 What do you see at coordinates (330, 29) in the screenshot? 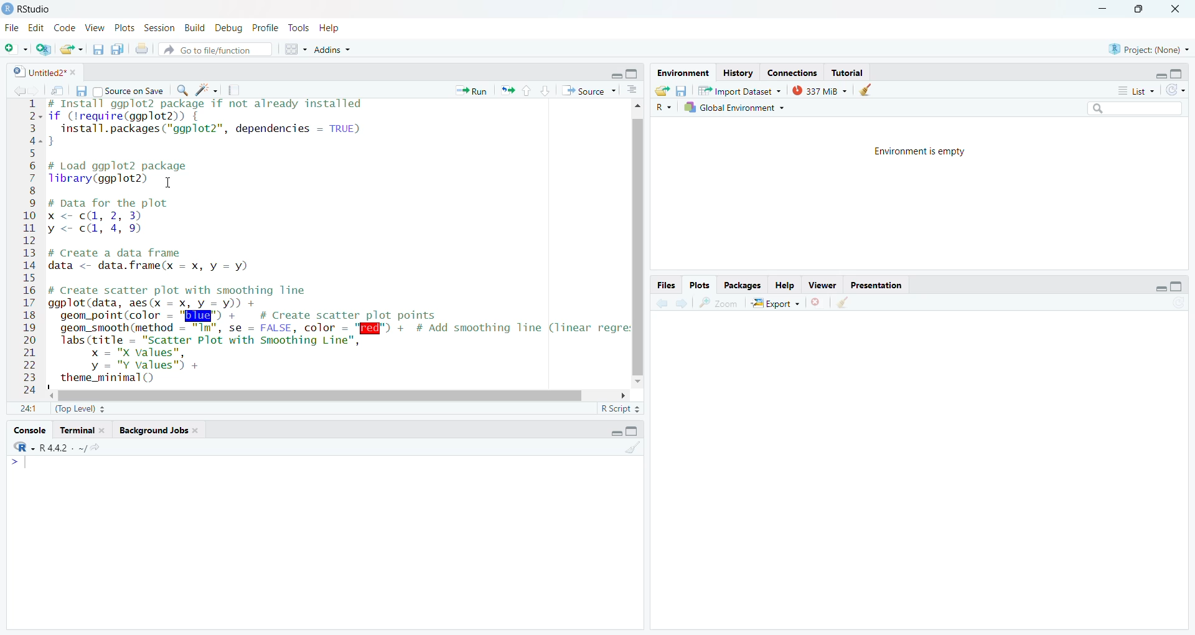
I see `Help` at bounding box center [330, 29].